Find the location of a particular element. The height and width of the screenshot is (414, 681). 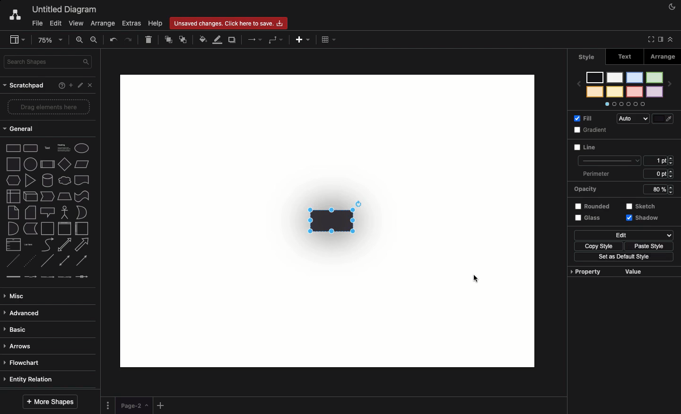

Text is located at coordinates (48, 148).